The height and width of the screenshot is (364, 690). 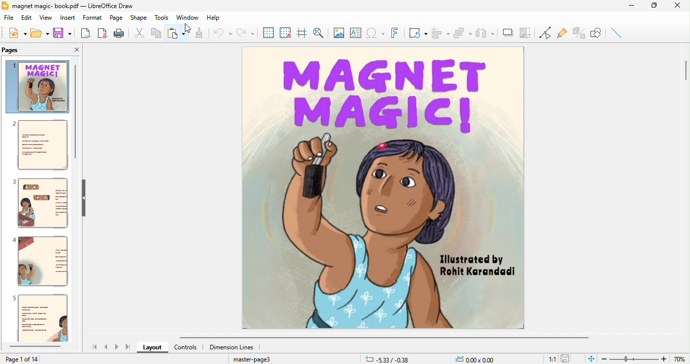 What do you see at coordinates (545, 34) in the screenshot?
I see `toggle point edit mode` at bounding box center [545, 34].